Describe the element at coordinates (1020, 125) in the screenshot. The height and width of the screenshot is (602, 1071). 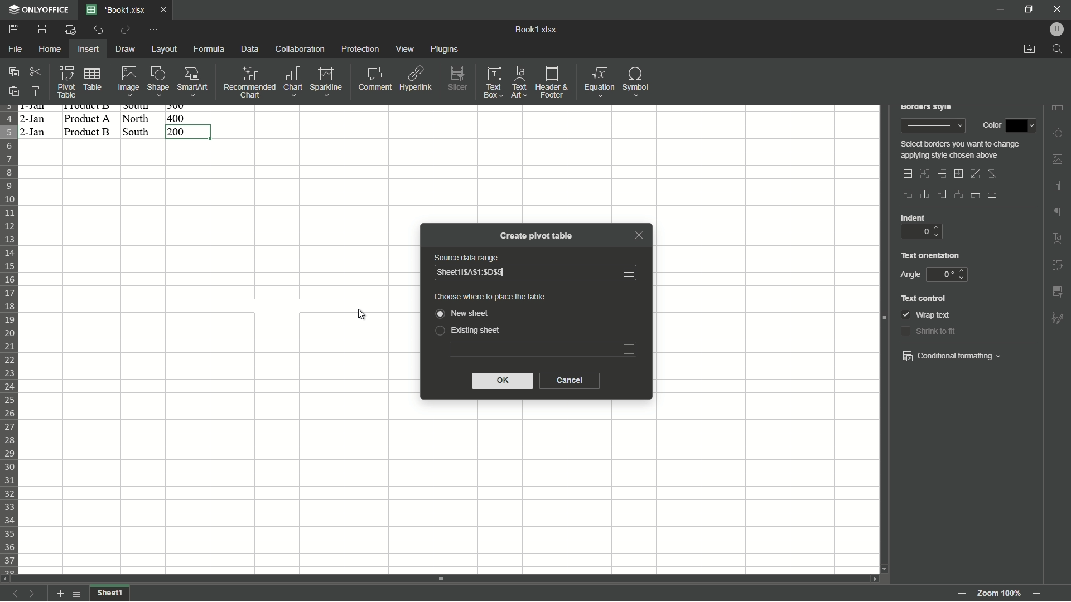
I see `color dropdown` at that location.